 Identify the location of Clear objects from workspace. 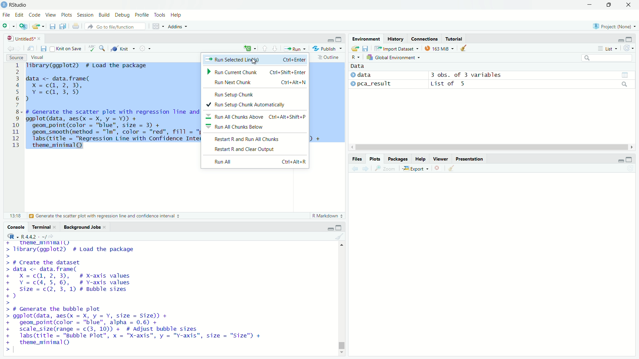
(464, 48).